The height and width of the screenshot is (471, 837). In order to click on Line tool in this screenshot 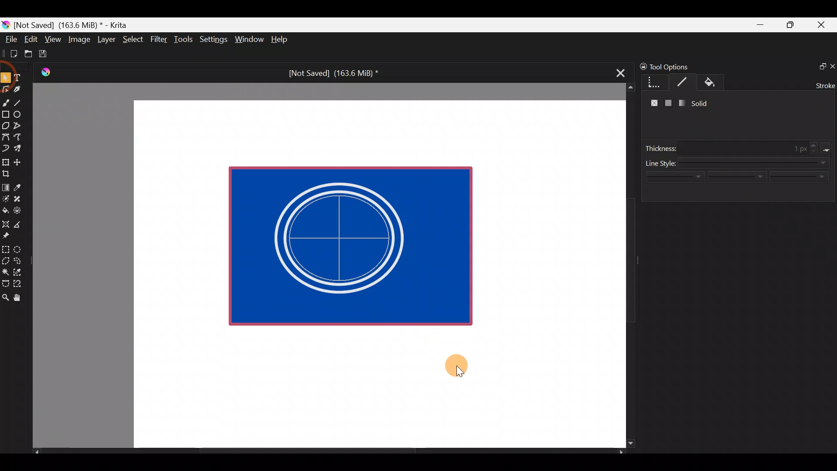, I will do `click(23, 102)`.